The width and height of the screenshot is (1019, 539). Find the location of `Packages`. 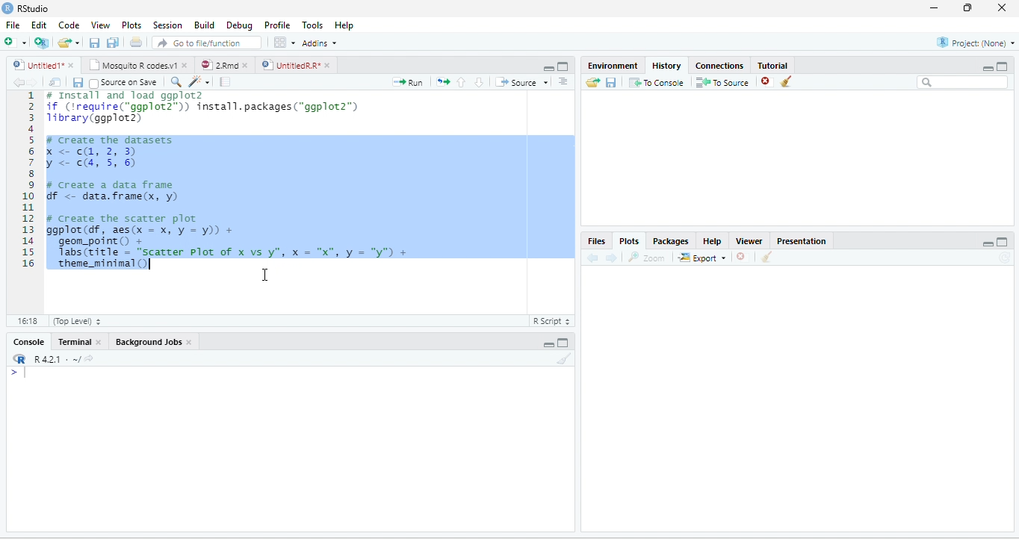

Packages is located at coordinates (669, 240).